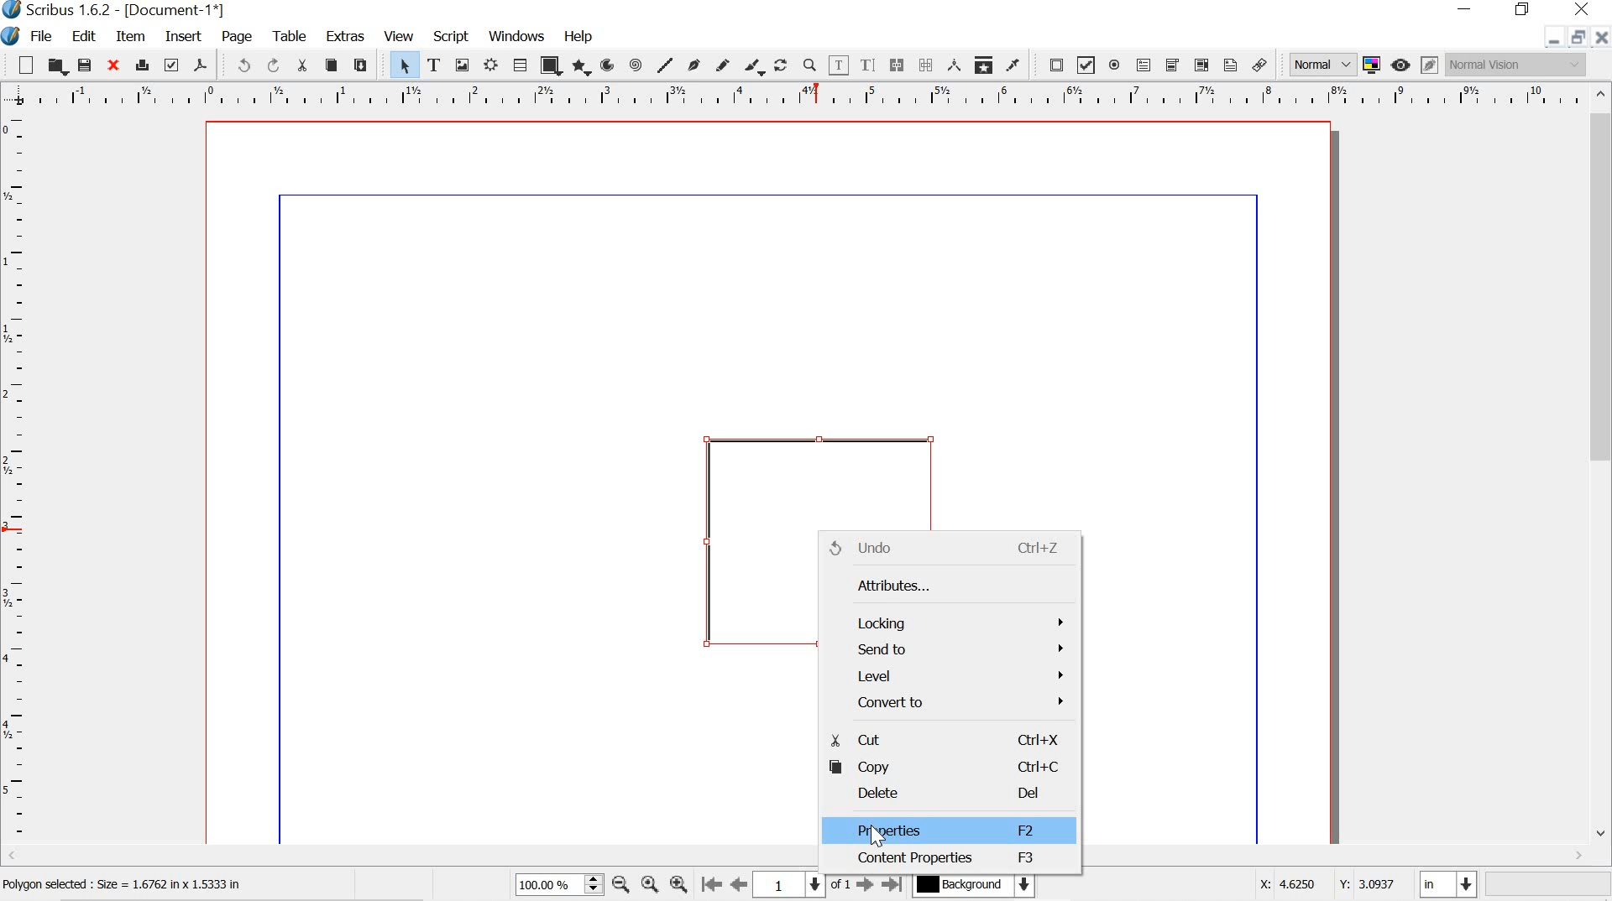 This screenshot has height=901, width=1612. What do you see at coordinates (950, 705) in the screenshot?
I see `convert to` at bounding box center [950, 705].